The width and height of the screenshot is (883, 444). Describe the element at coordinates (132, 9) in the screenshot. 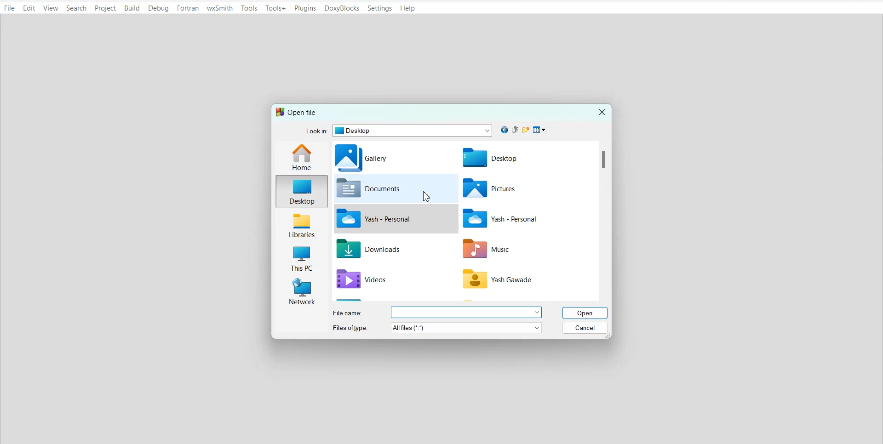

I see `Build` at that location.